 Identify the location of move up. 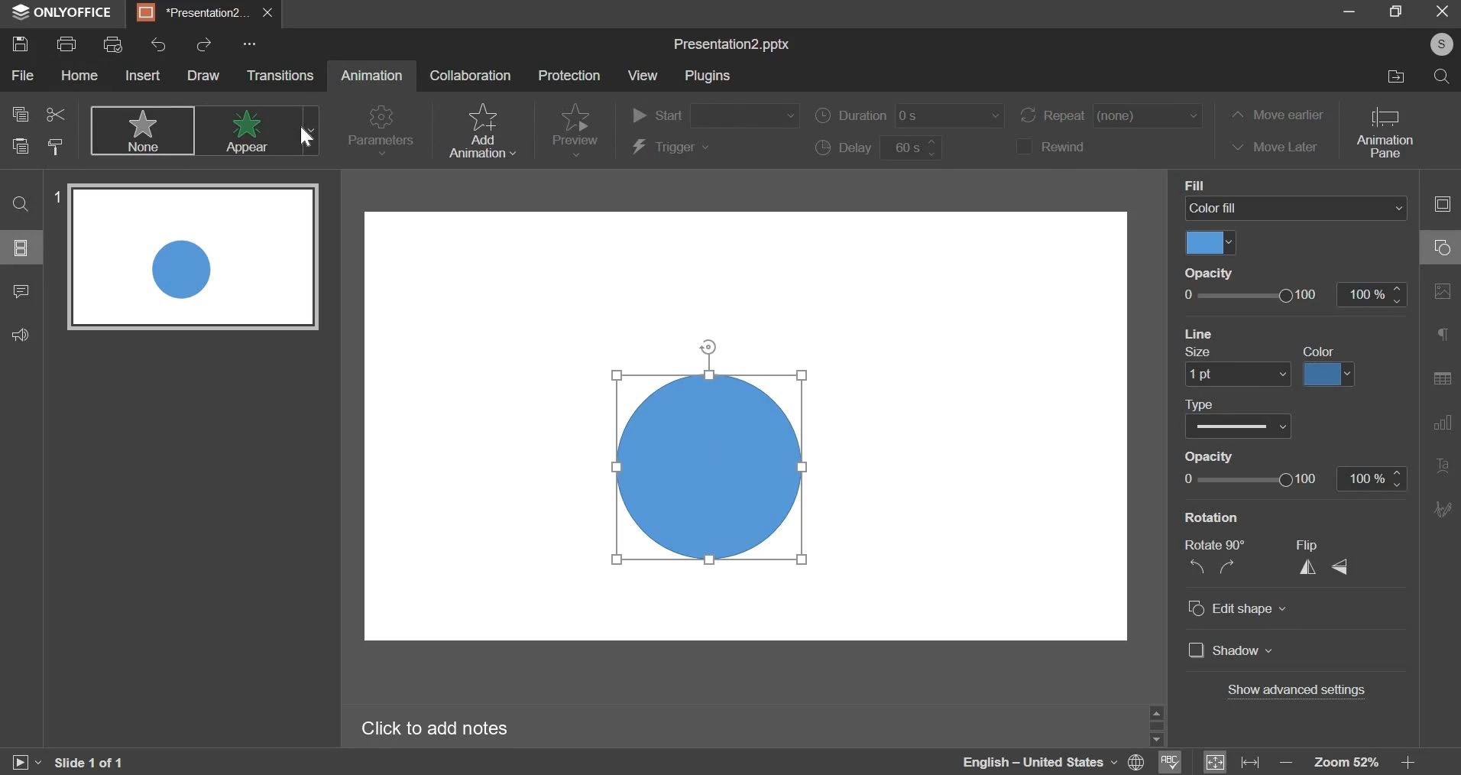
(1159, 712).